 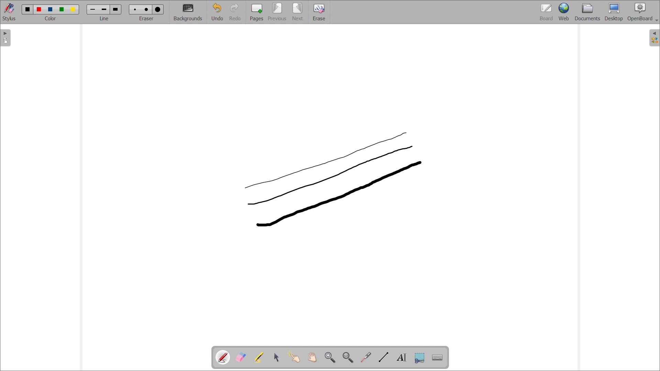 I want to click on open folder view, so click(x=654, y=38).